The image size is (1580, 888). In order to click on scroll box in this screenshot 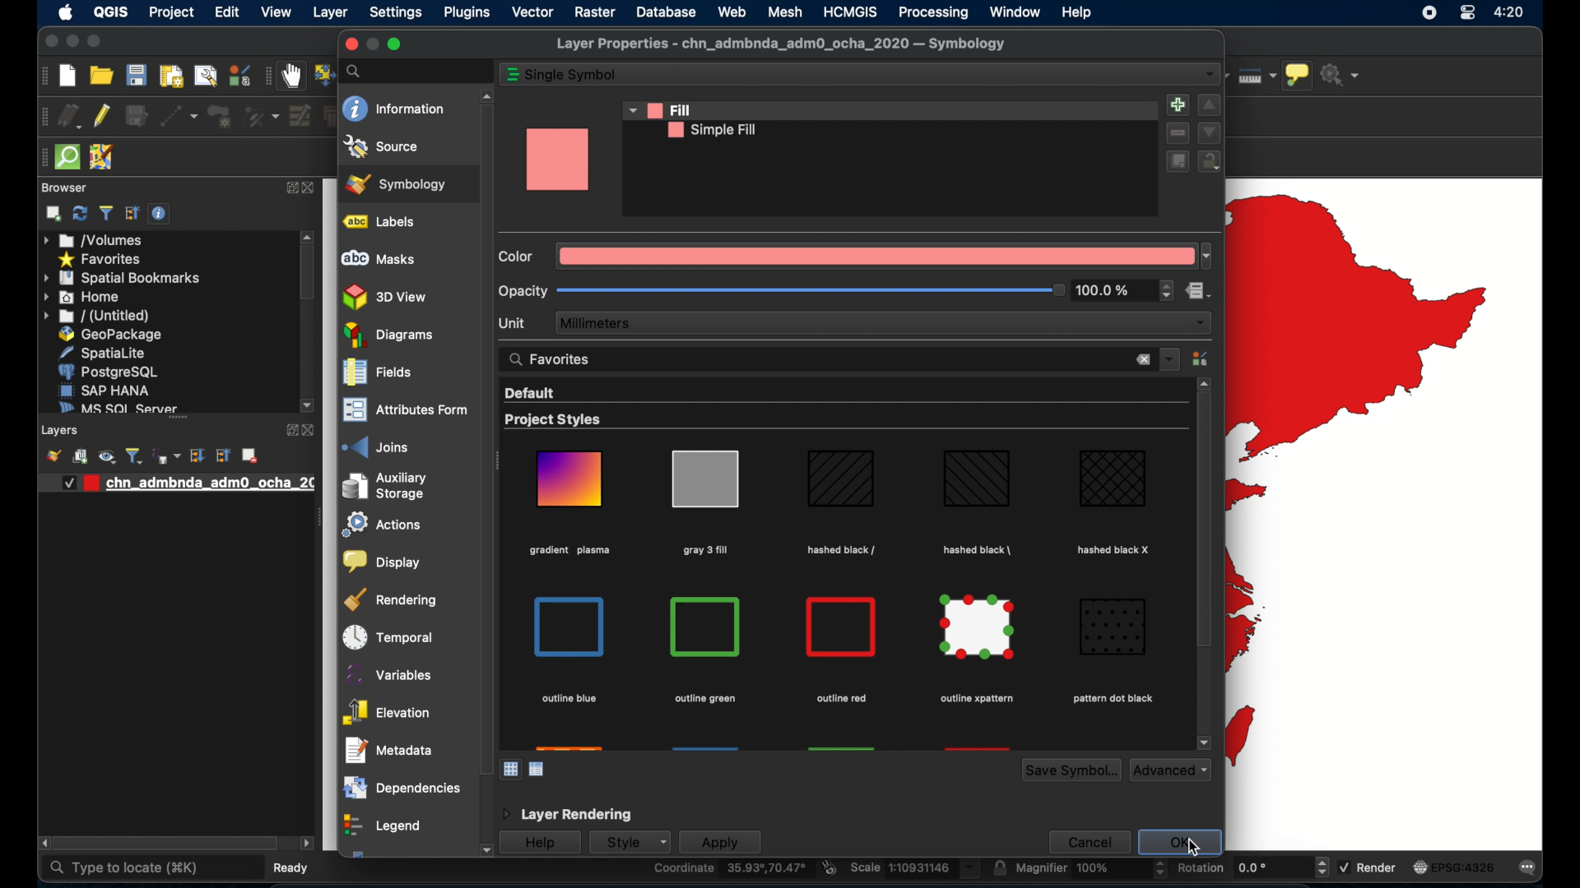, I will do `click(308, 275)`.